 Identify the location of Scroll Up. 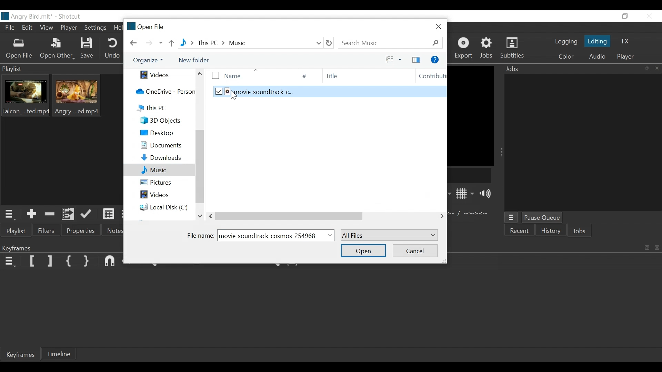
(200, 73).